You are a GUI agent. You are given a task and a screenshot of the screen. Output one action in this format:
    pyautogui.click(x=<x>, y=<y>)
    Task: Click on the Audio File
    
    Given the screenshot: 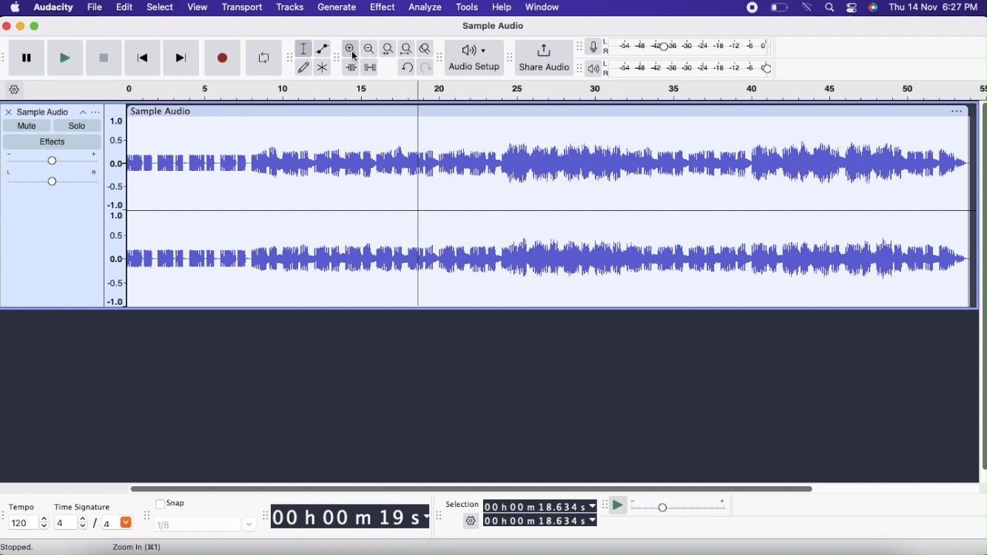 What is the action you would take?
    pyautogui.click(x=548, y=212)
    